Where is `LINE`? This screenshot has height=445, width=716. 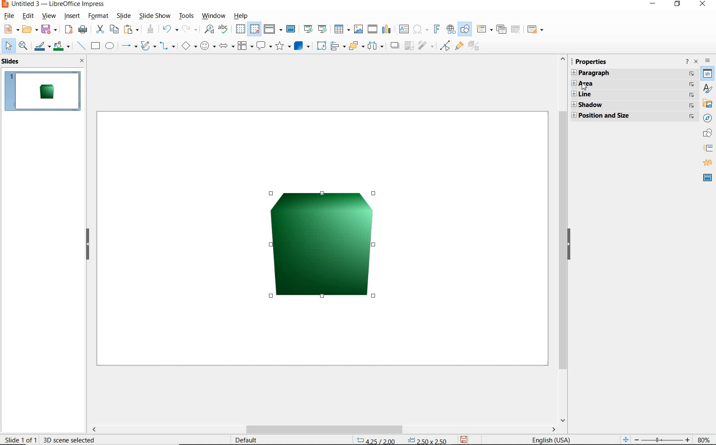
LINE is located at coordinates (632, 95).